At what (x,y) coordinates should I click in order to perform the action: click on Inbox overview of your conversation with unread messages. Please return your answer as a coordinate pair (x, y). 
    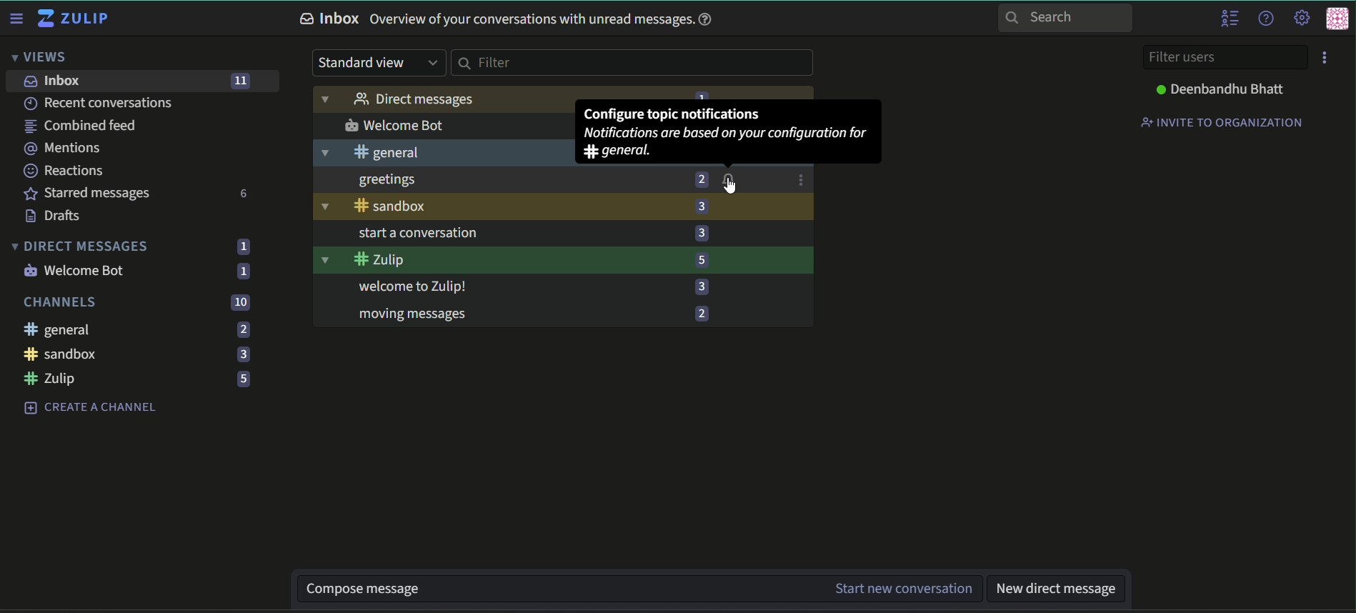
    Looking at the image, I should click on (510, 20).